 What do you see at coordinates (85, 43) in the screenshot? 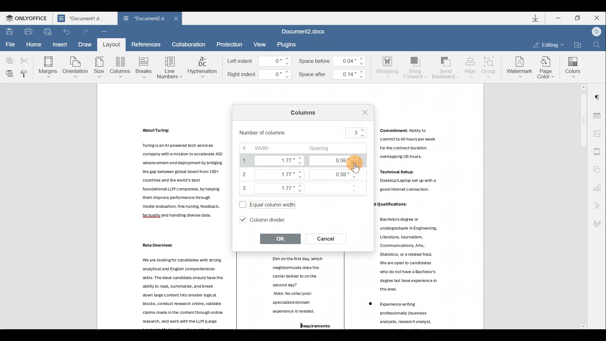
I see `Draw` at bounding box center [85, 43].